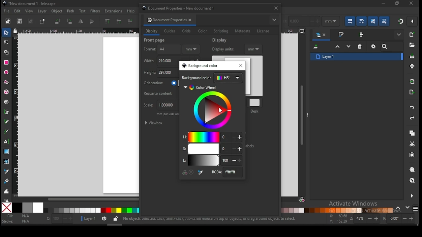  I want to click on layer, so click(42, 11).